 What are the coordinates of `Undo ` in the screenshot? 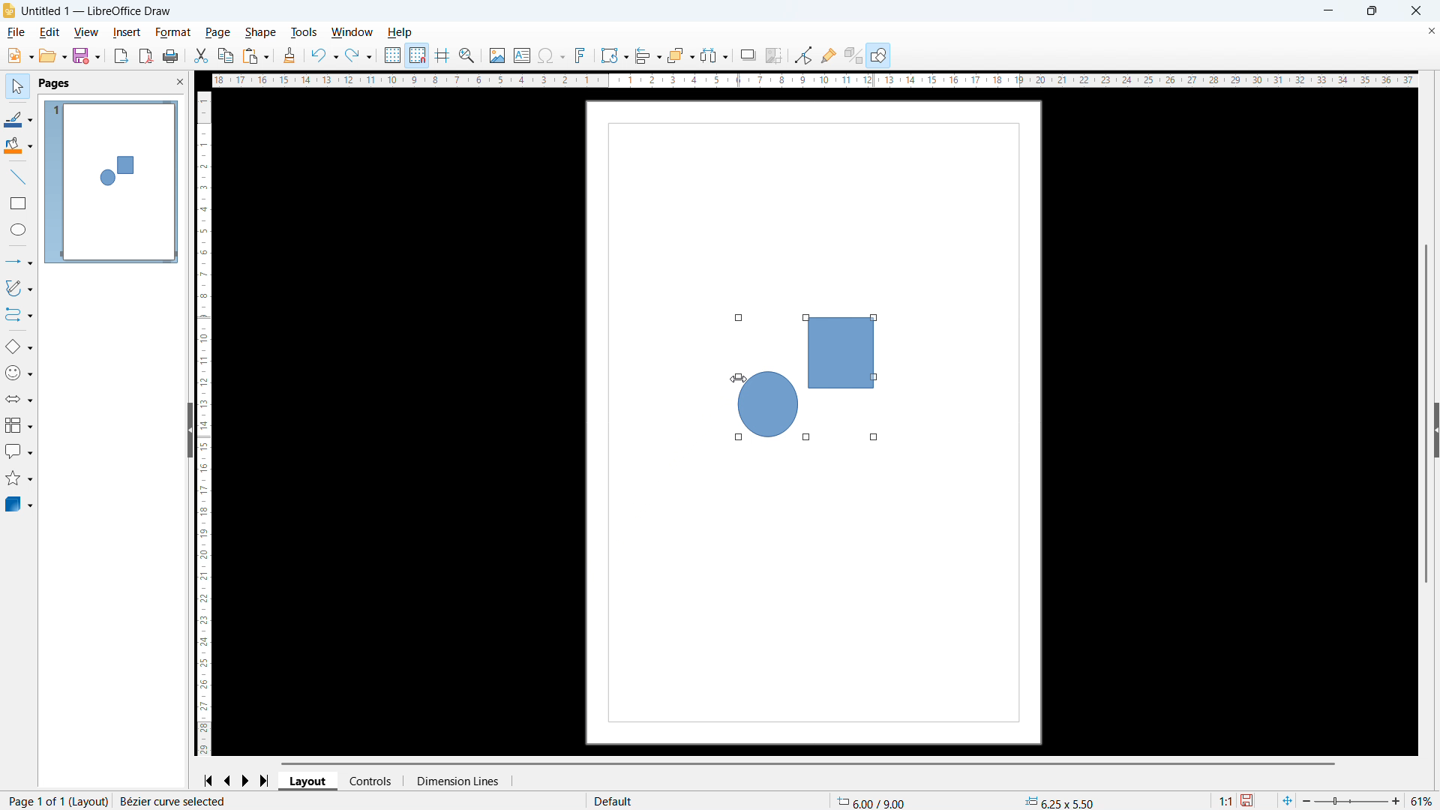 It's located at (324, 55).